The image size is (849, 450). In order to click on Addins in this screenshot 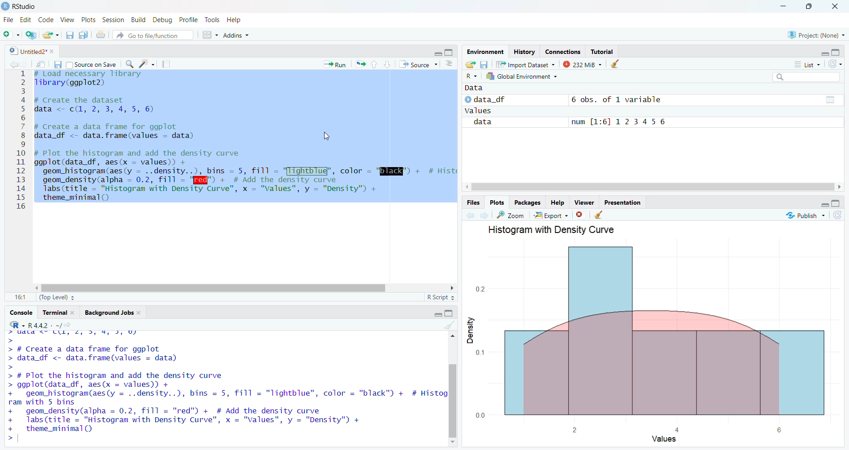, I will do `click(234, 34)`.